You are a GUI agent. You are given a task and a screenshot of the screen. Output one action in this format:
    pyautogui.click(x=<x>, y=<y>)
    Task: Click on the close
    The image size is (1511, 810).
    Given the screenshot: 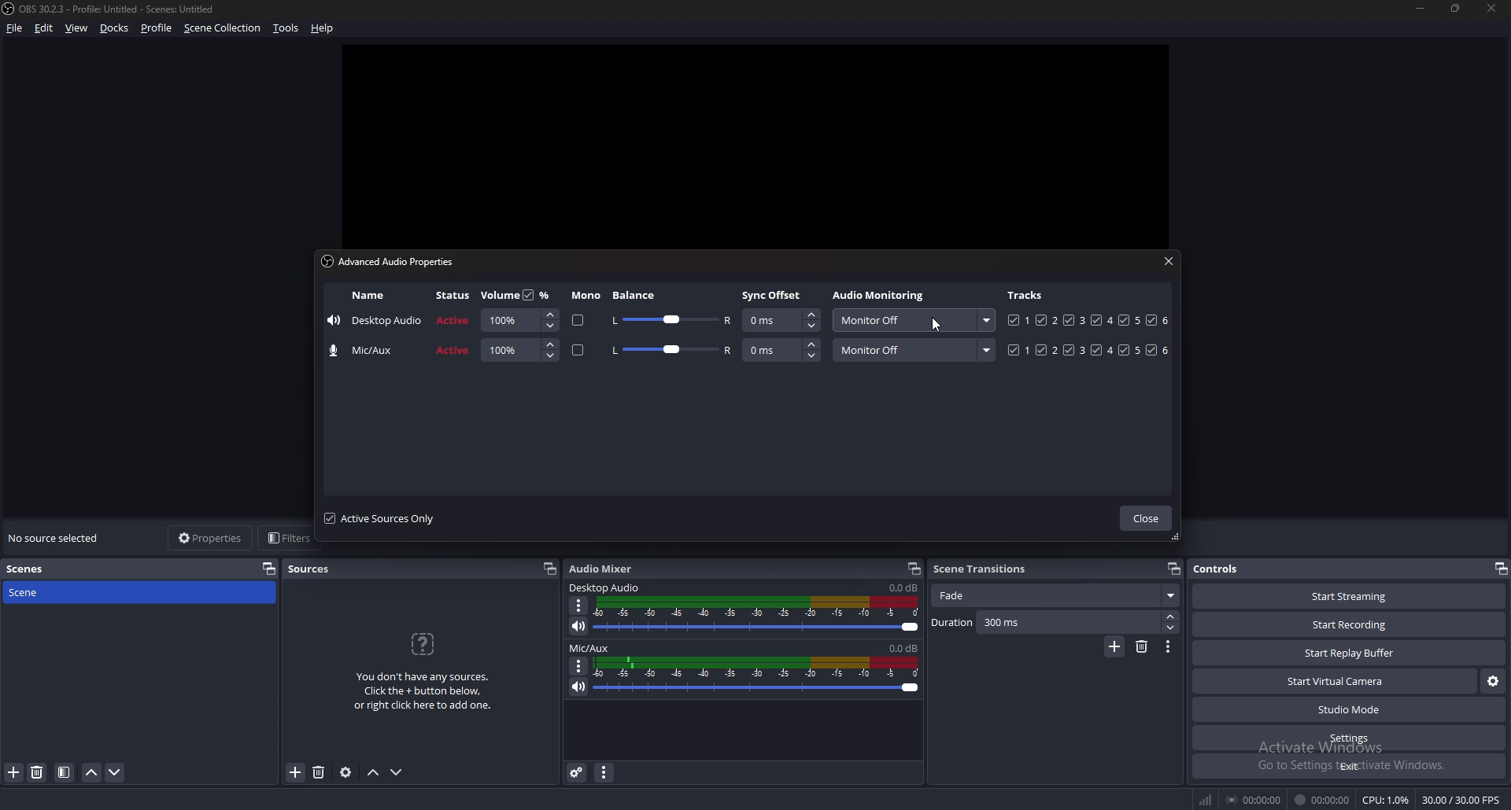 What is the action you would take?
    pyautogui.click(x=1168, y=263)
    